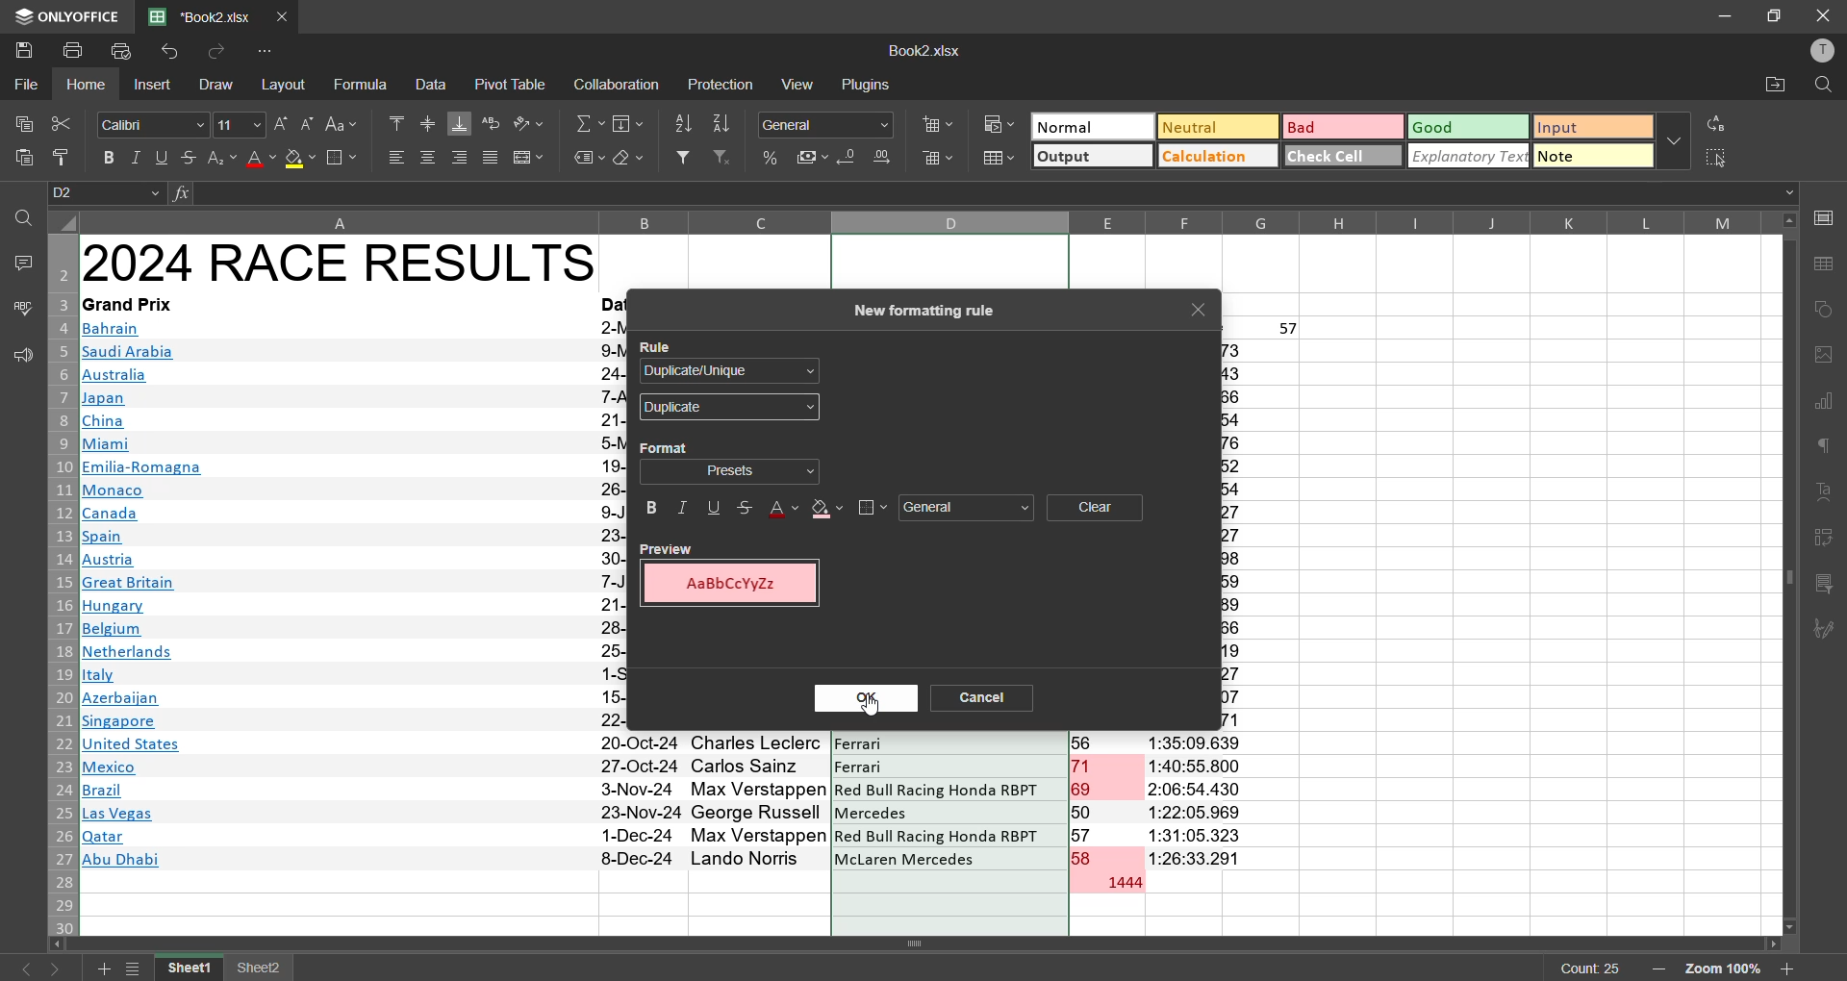  Describe the element at coordinates (1776, 14) in the screenshot. I see `maximize` at that location.